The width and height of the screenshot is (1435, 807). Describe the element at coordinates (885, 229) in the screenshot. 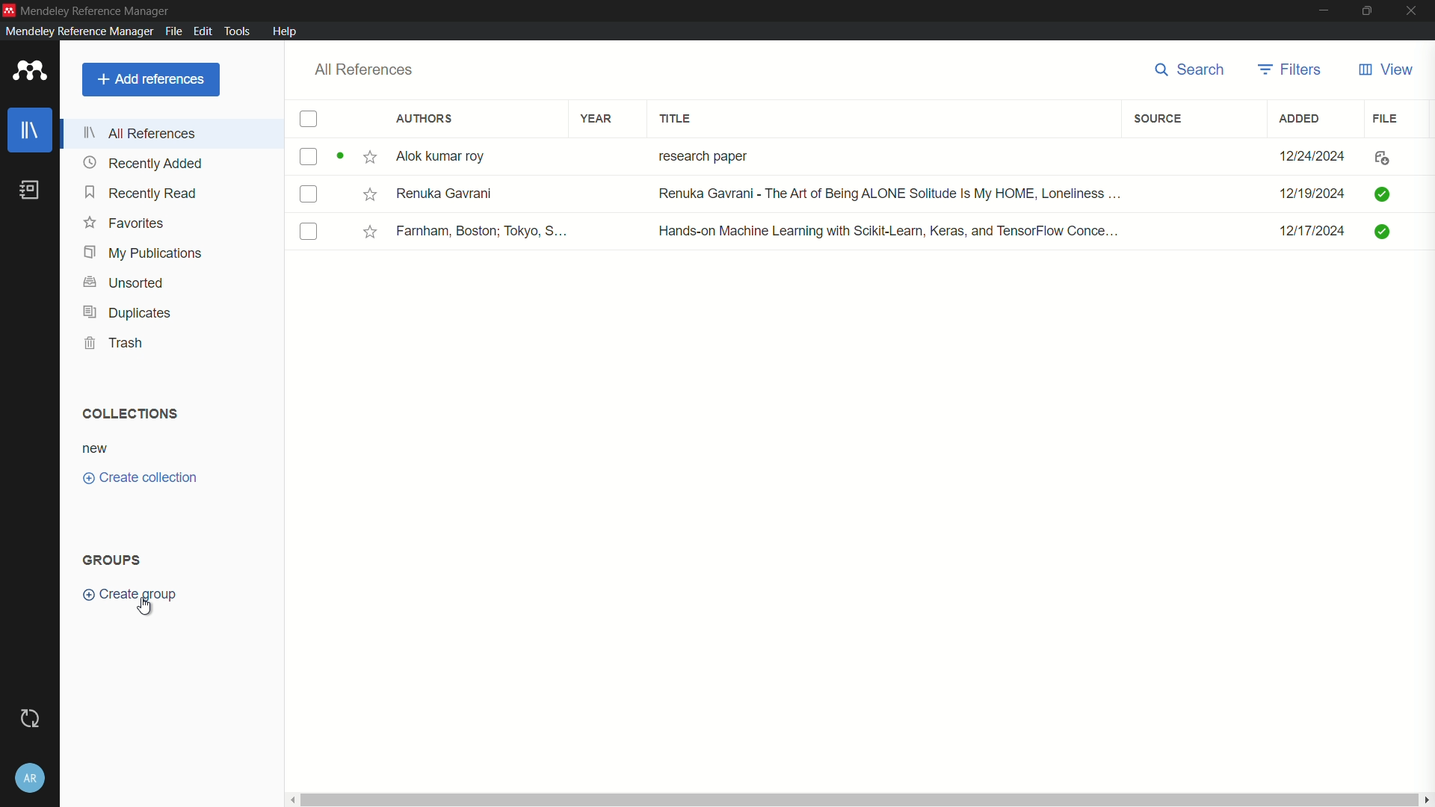

I see `Hands on Machine Learning...` at that location.